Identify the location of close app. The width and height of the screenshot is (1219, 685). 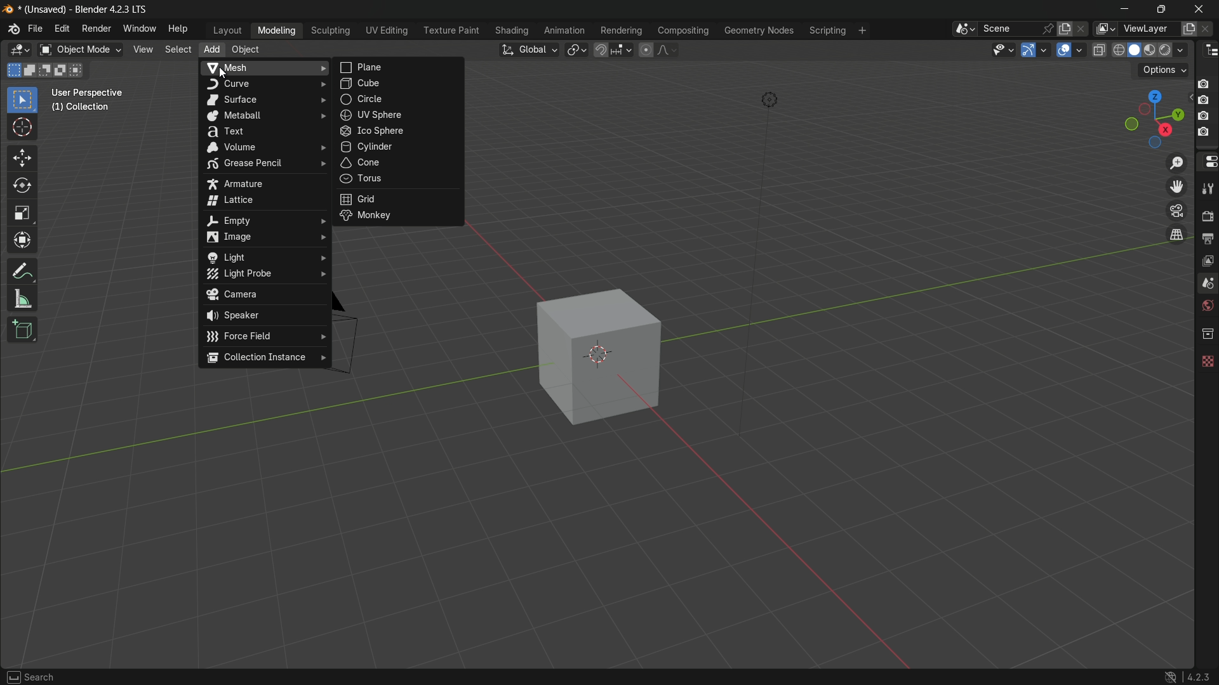
(1201, 9).